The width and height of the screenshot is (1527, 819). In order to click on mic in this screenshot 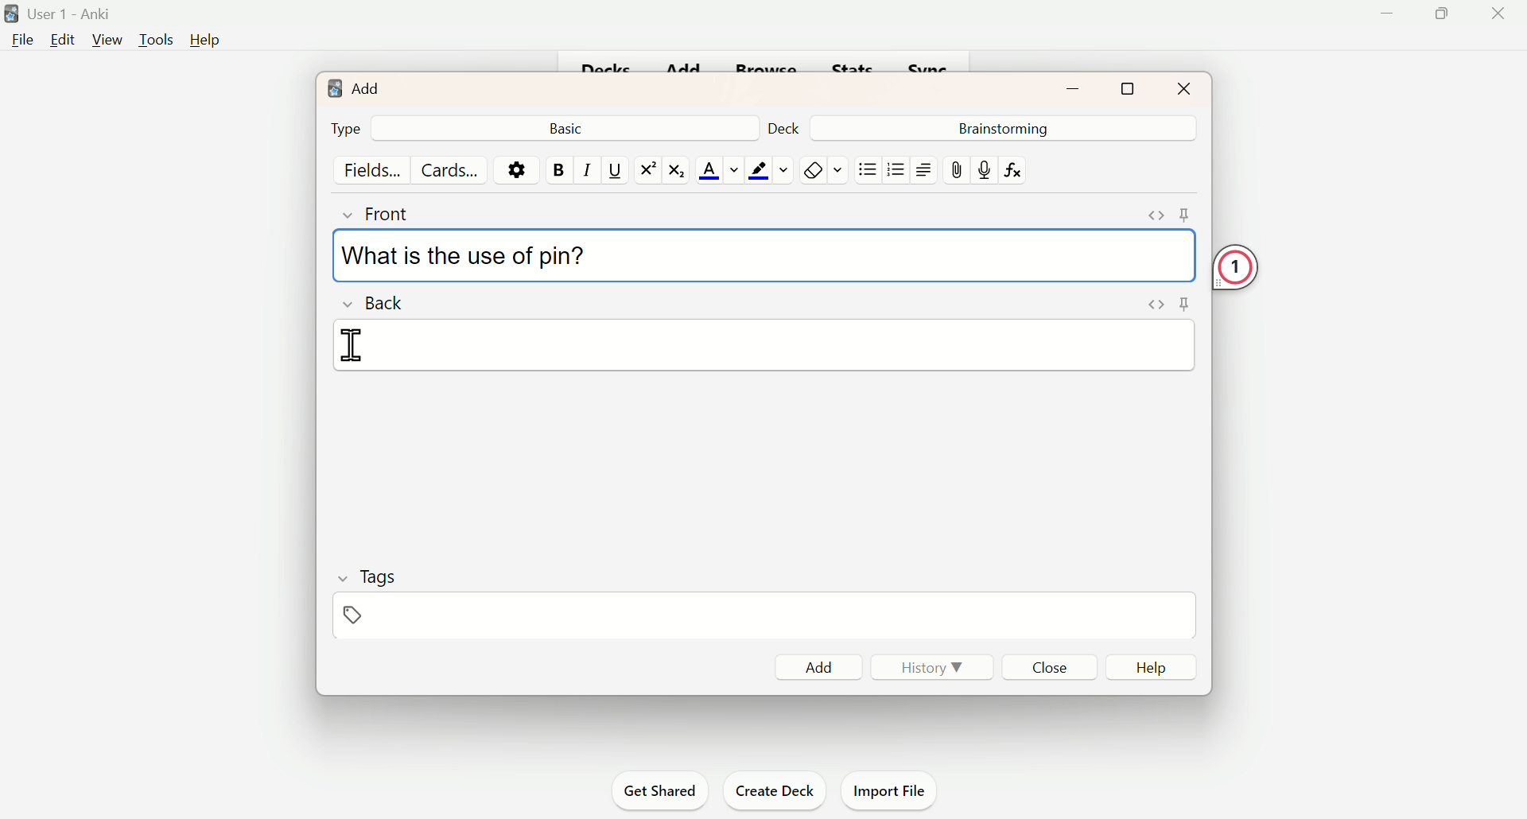, I will do `click(983, 169)`.